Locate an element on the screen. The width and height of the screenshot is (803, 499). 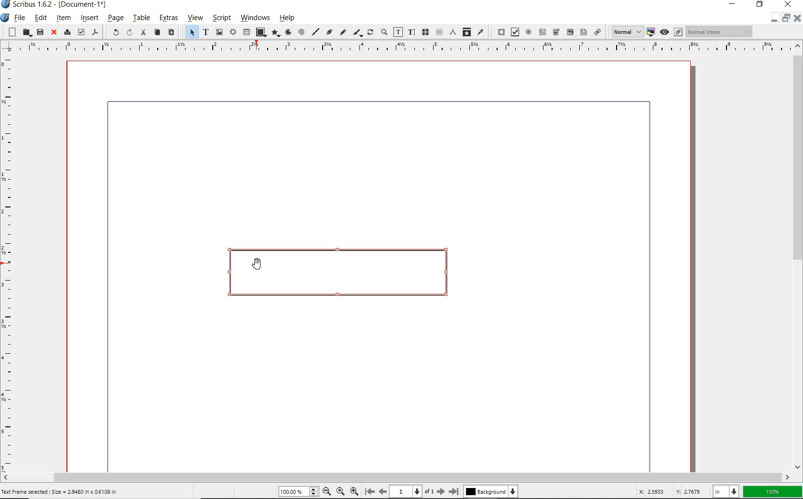
Cursor is located at coordinates (259, 265).